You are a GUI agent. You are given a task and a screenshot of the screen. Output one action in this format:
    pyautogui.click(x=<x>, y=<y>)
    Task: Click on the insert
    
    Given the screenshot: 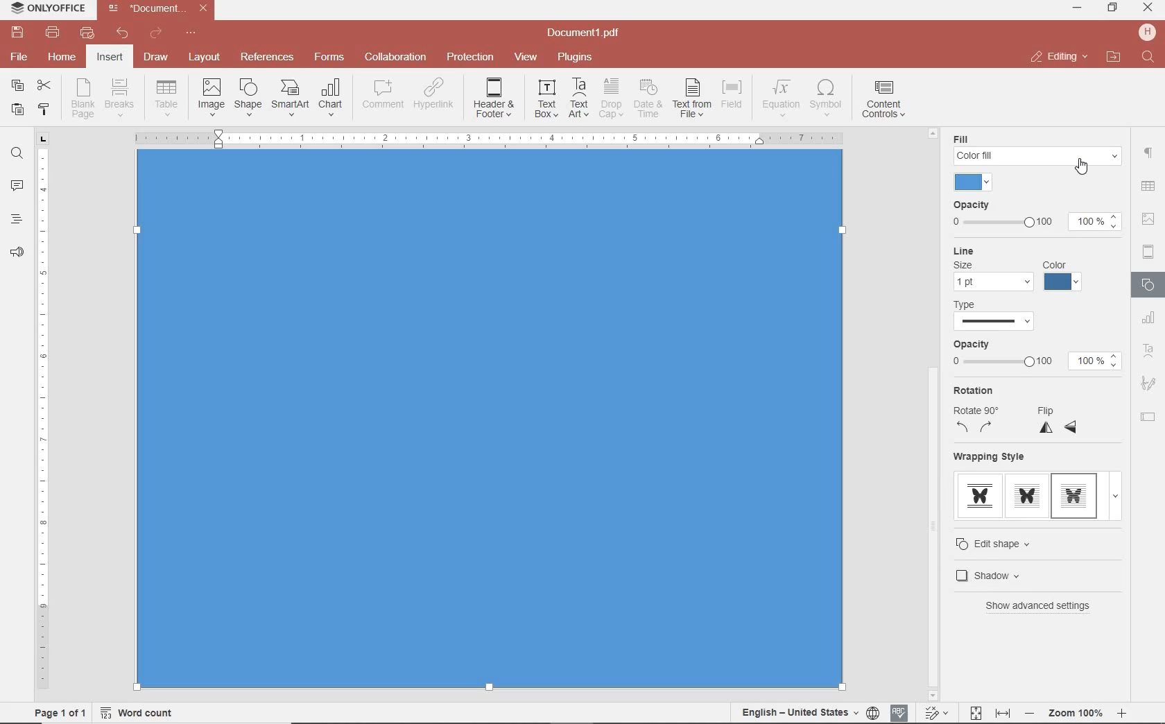 What is the action you would take?
    pyautogui.click(x=109, y=58)
    